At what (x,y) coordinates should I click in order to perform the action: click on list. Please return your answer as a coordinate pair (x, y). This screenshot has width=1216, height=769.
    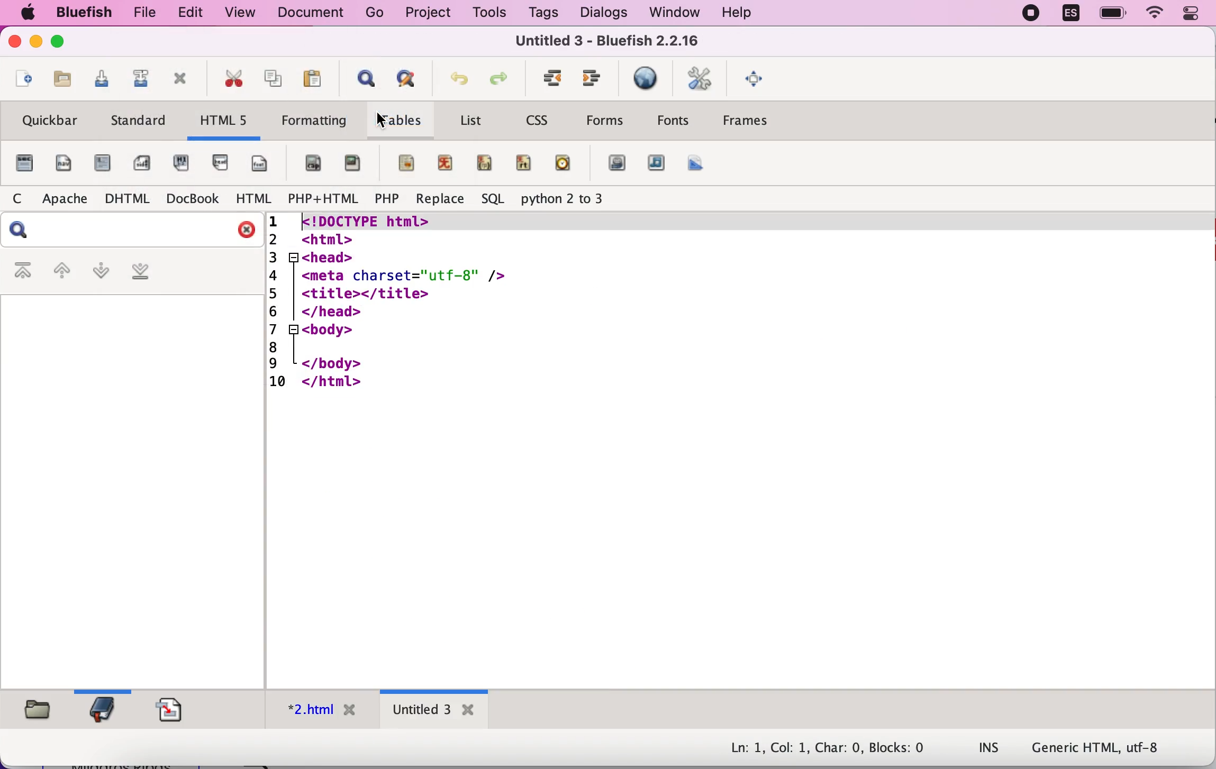
    Looking at the image, I should click on (474, 120).